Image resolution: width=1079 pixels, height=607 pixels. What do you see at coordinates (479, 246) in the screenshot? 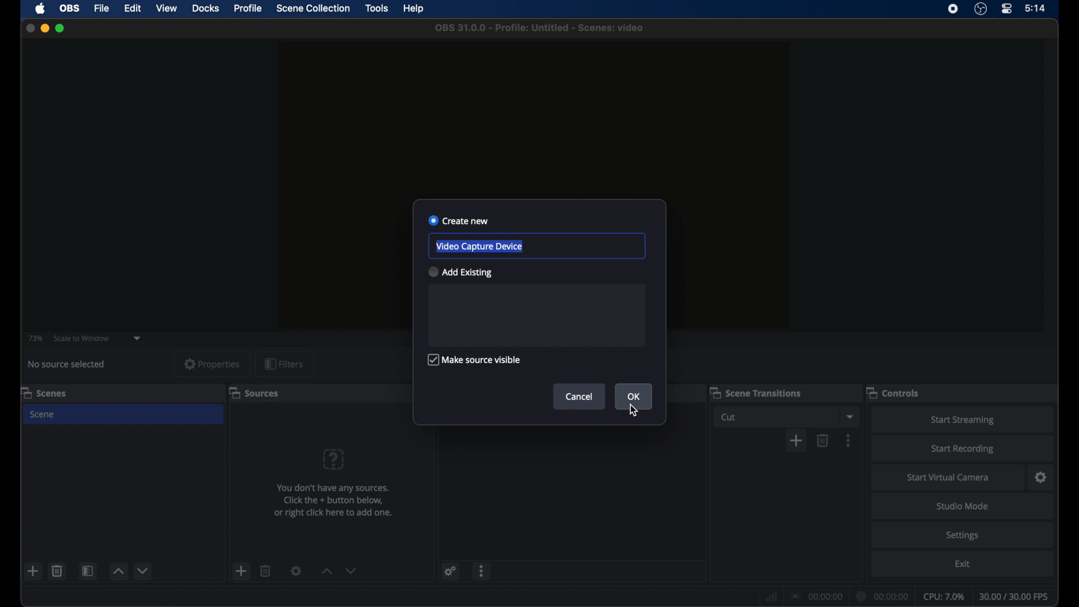
I see `video capture device` at bounding box center [479, 246].